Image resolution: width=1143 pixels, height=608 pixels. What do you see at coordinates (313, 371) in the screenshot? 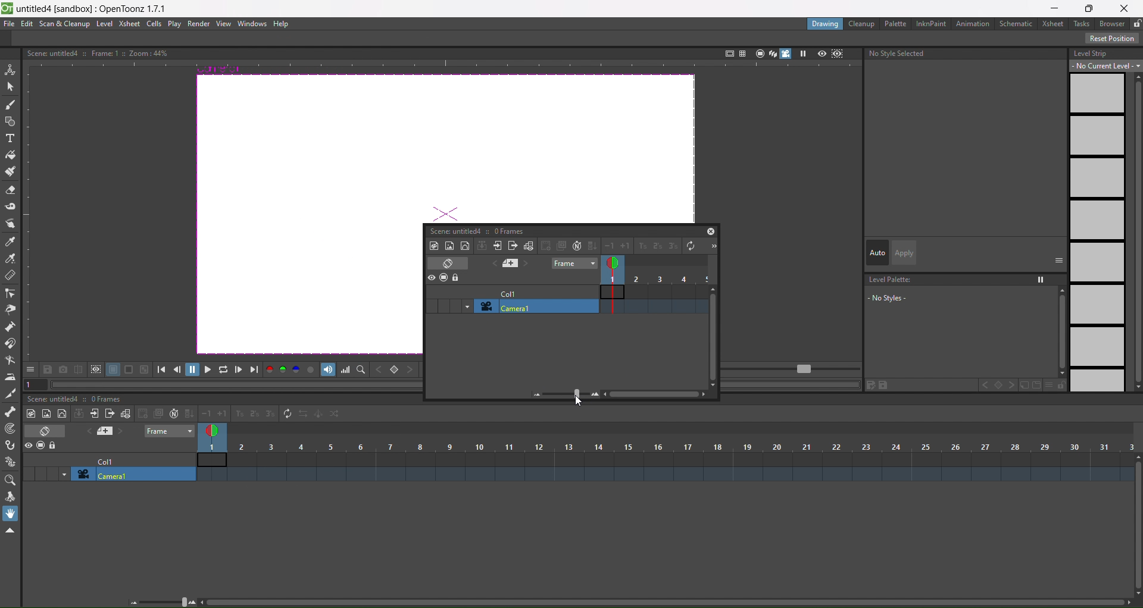
I see `channel` at bounding box center [313, 371].